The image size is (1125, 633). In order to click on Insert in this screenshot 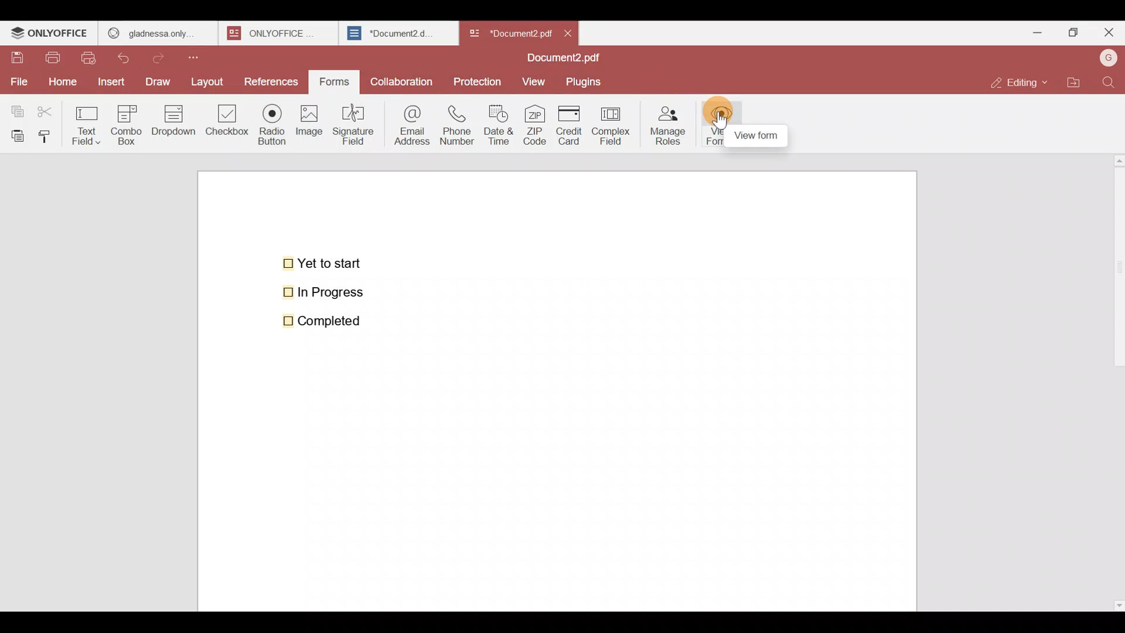, I will do `click(110, 81)`.